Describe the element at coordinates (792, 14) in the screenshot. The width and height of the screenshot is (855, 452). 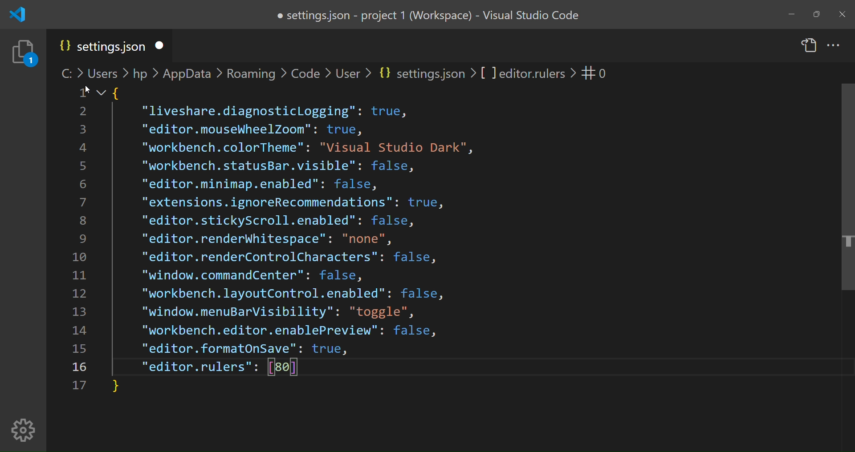
I see `minimize` at that location.